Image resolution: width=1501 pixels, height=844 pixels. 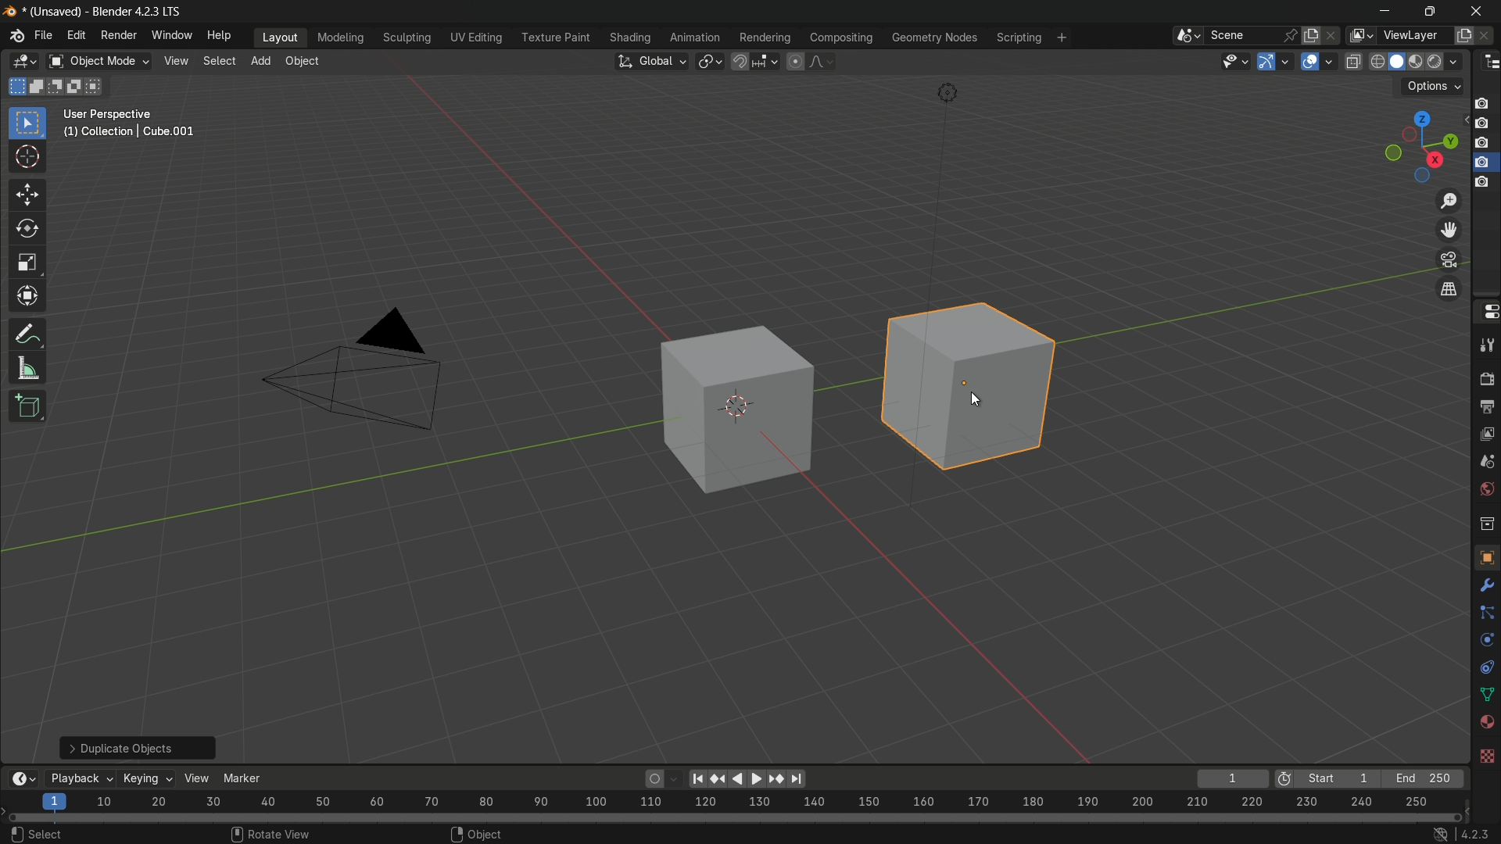 What do you see at coordinates (1309, 34) in the screenshot?
I see `new scene` at bounding box center [1309, 34].